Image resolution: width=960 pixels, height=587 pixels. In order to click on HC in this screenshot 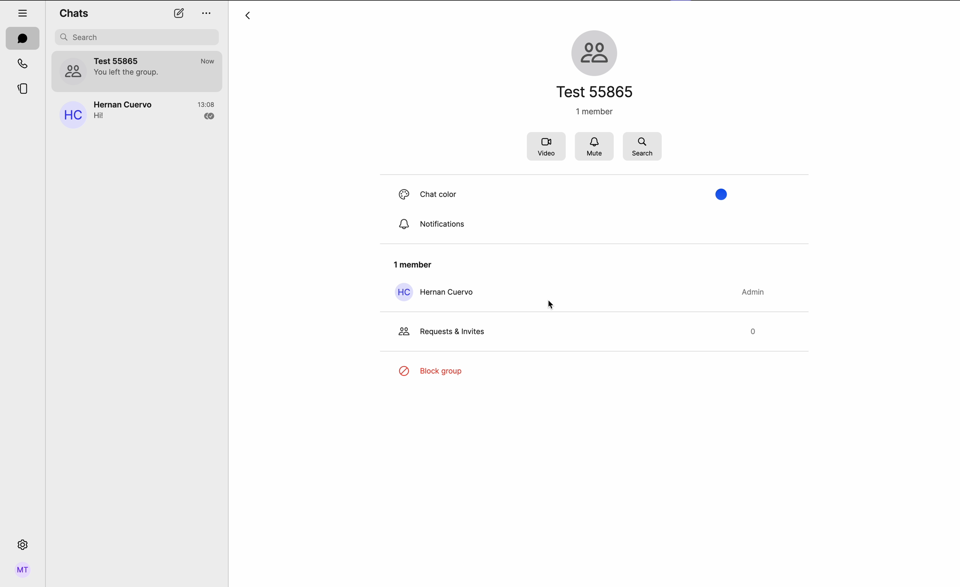, I will do `click(404, 292)`.